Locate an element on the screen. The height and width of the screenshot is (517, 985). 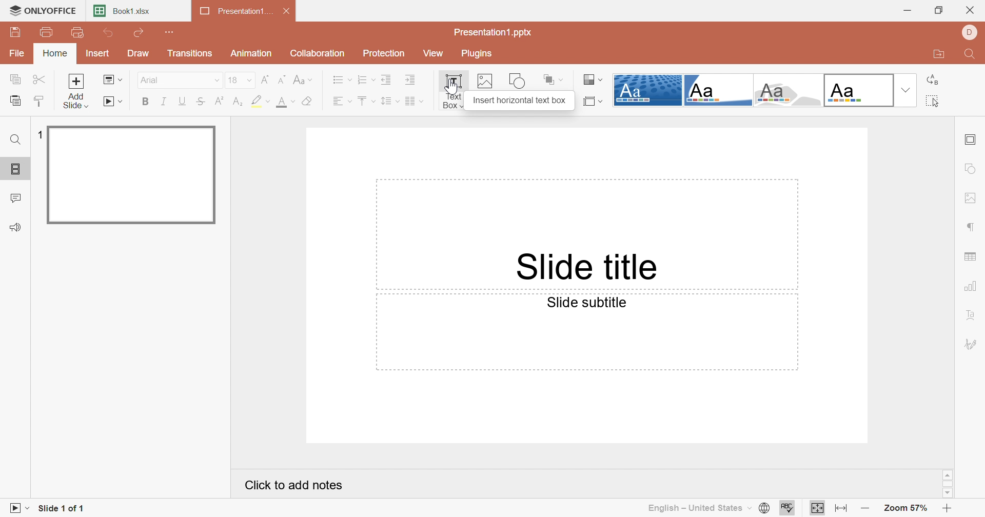
Slide is located at coordinates (131, 174).